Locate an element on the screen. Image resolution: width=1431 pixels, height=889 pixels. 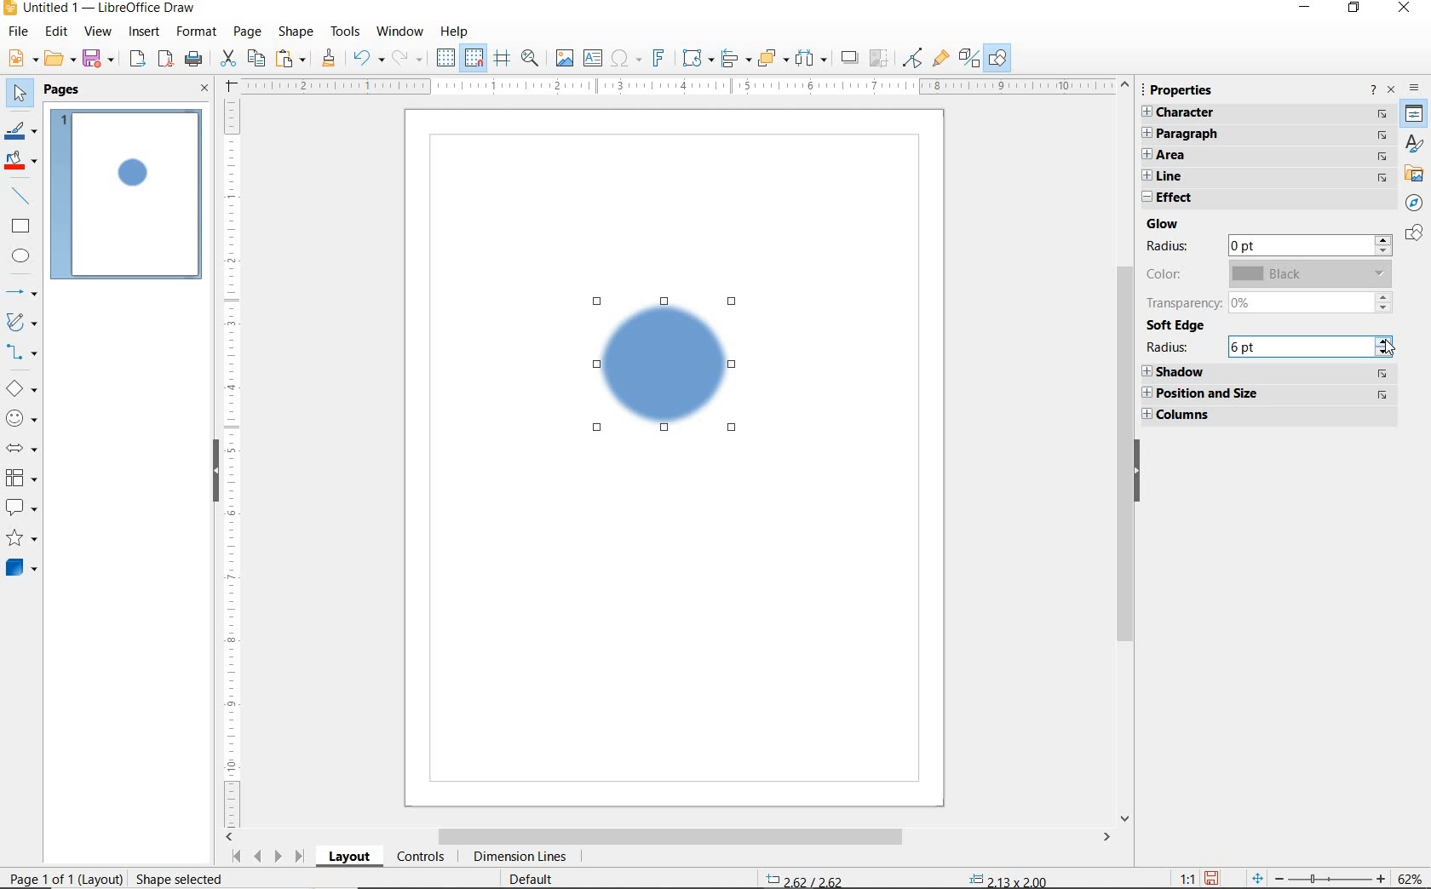
UNDO is located at coordinates (367, 58).